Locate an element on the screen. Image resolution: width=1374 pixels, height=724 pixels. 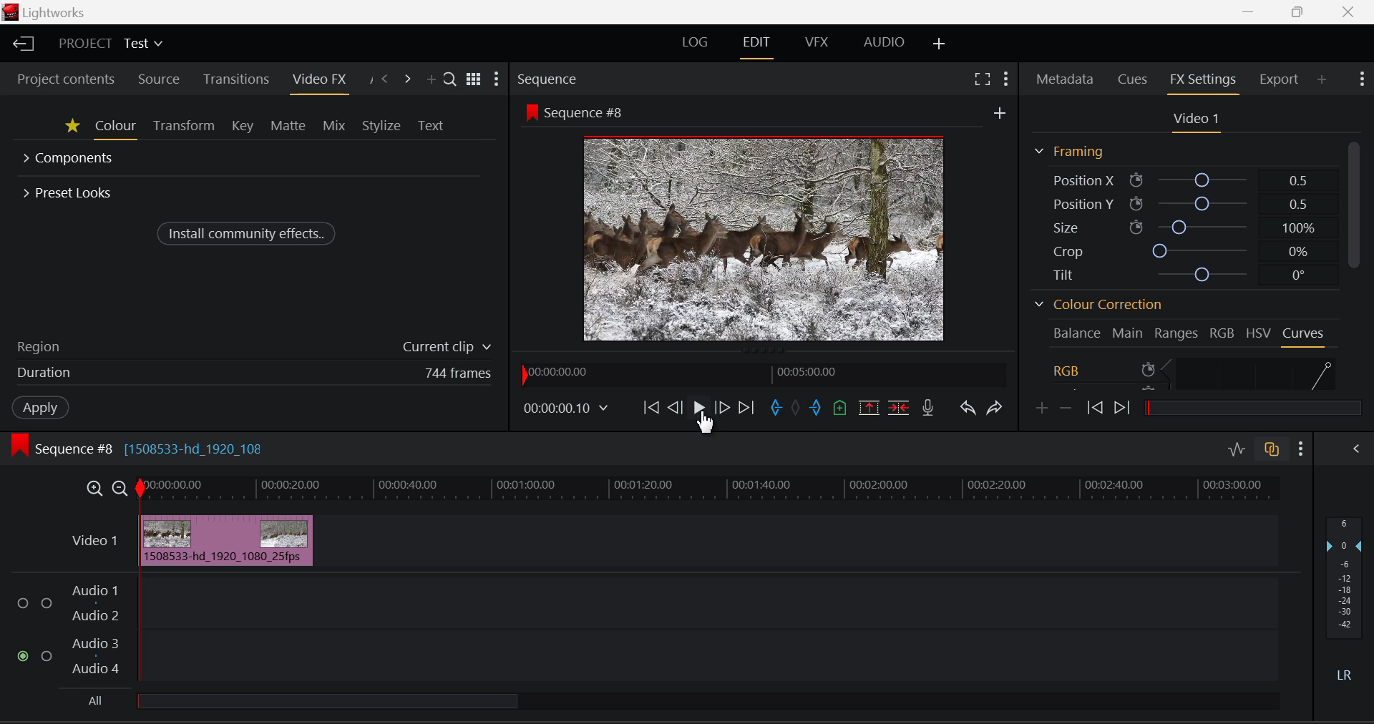
Audio Level is located at coordinates (641, 629).